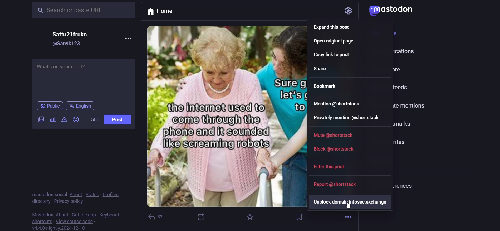  I want to click on post, so click(120, 119).